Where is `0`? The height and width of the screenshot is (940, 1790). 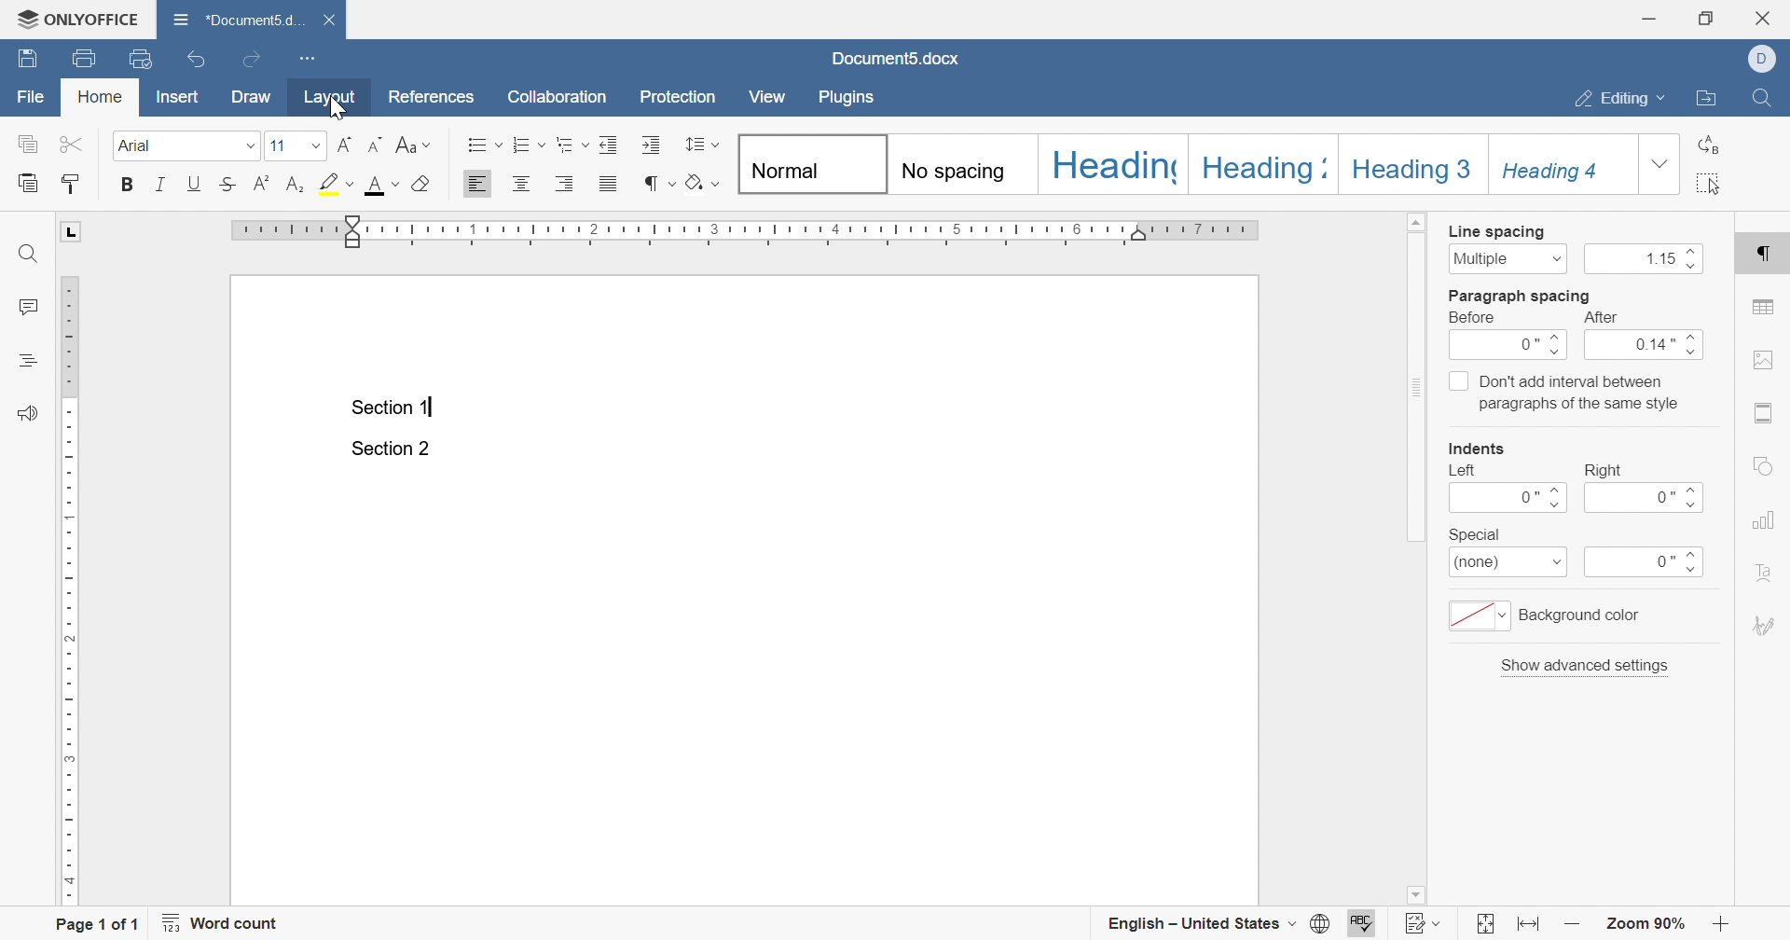 0 is located at coordinates (1508, 498).